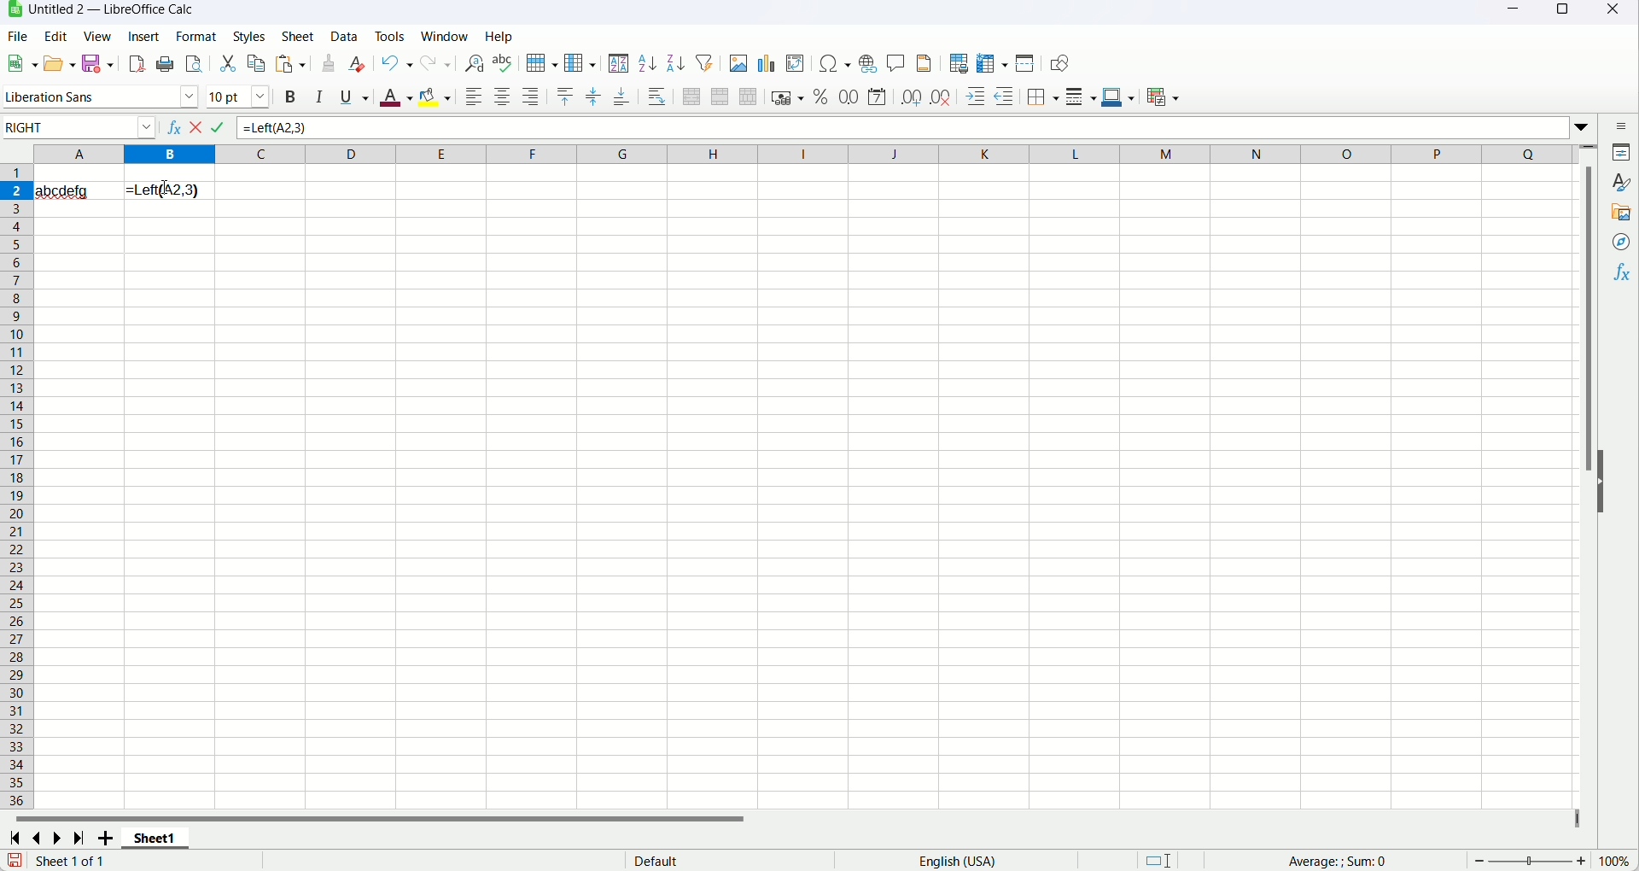 The image size is (1639, 871). What do you see at coordinates (502, 63) in the screenshot?
I see `spelling` at bounding box center [502, 63].